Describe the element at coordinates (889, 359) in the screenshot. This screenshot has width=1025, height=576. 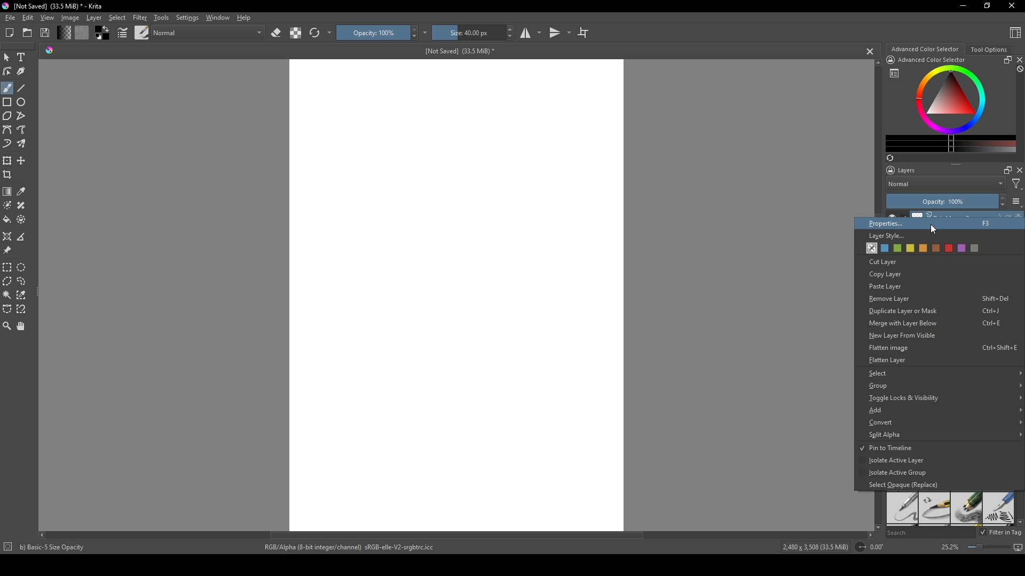
I see `Flatten Layer` at that location.